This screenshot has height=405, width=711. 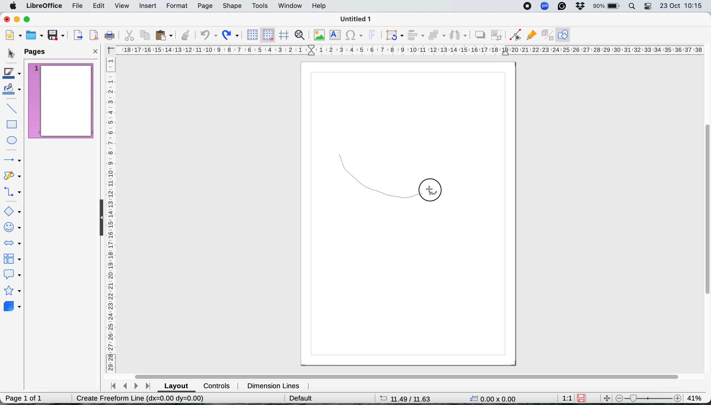 What do you see at coordinates (276, 385) in the screenshot?
I see `dimension lines` at bounding box center [276, 385].